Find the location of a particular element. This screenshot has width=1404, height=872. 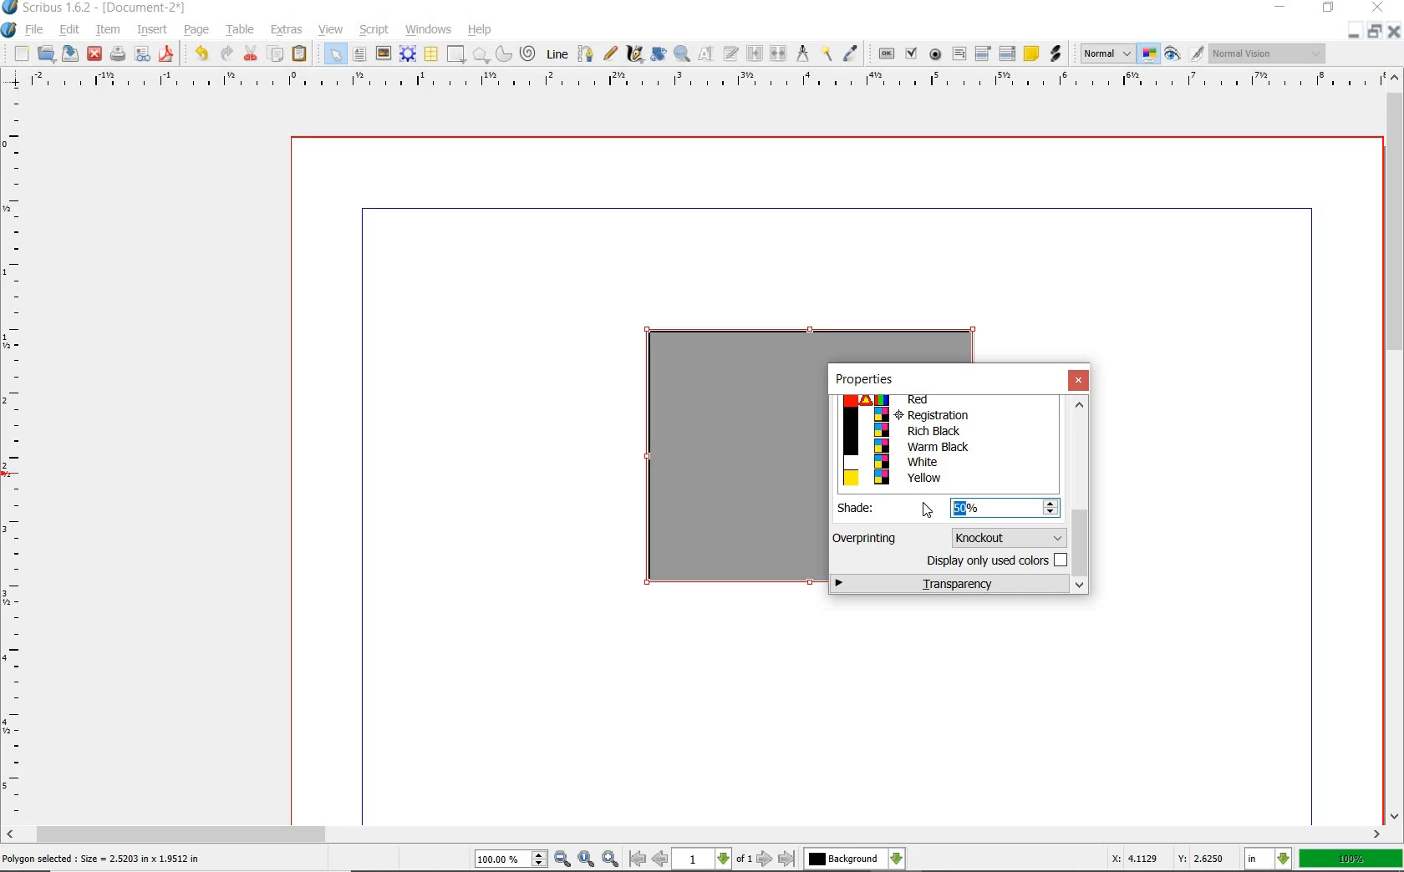

image frame is located at coordinates (384, 54).